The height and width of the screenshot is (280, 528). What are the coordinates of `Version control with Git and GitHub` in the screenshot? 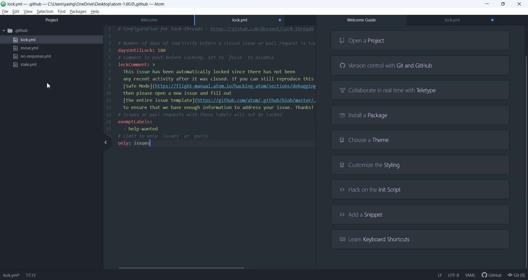 It's located at (420, 66).